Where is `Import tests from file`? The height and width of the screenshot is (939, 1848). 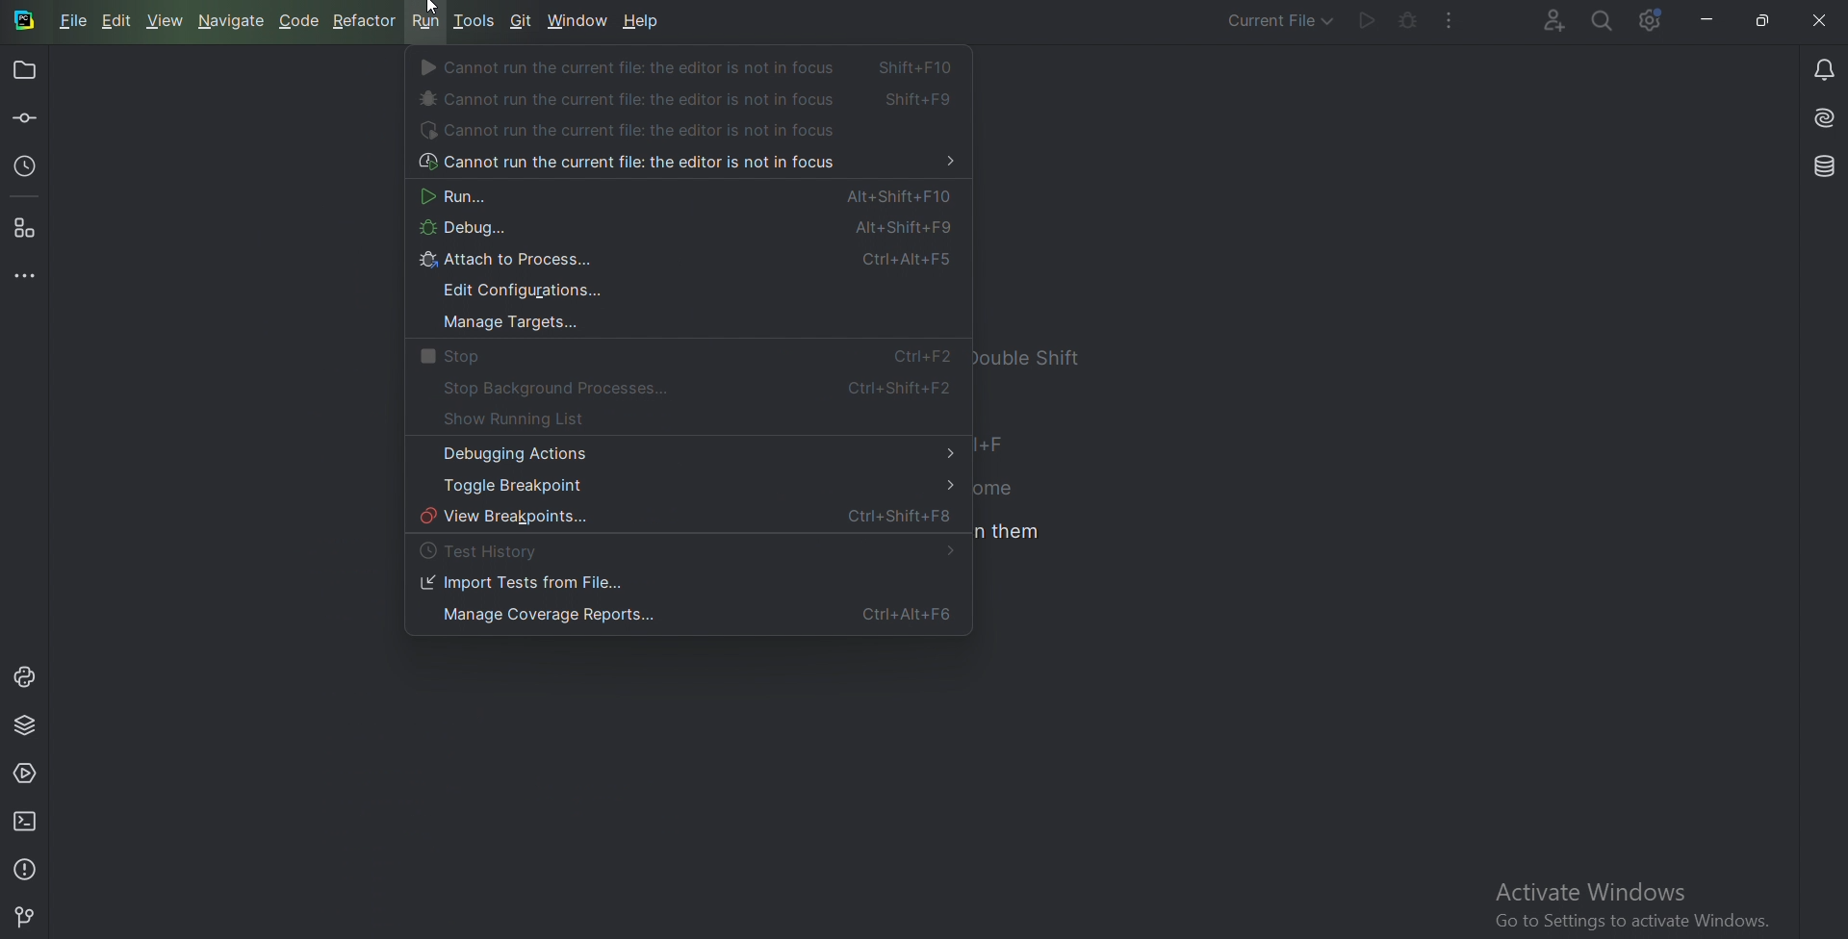 Import tests from file is located at coordinates (524, 584).